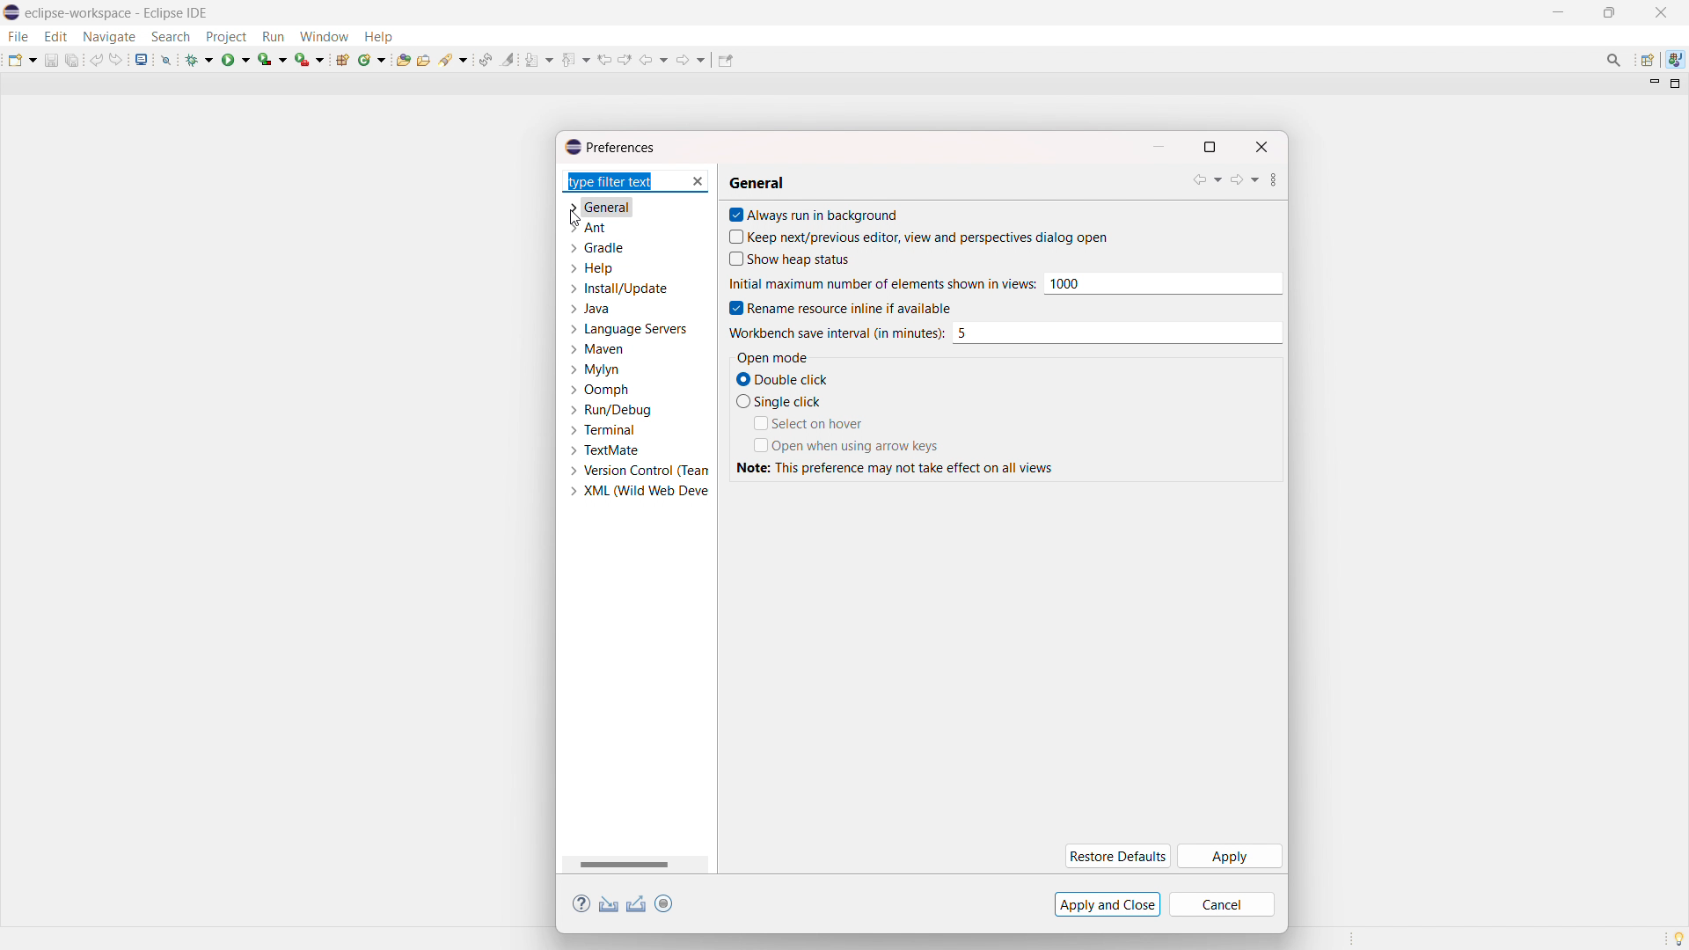  I want to click on language servers, so click(627, 328).